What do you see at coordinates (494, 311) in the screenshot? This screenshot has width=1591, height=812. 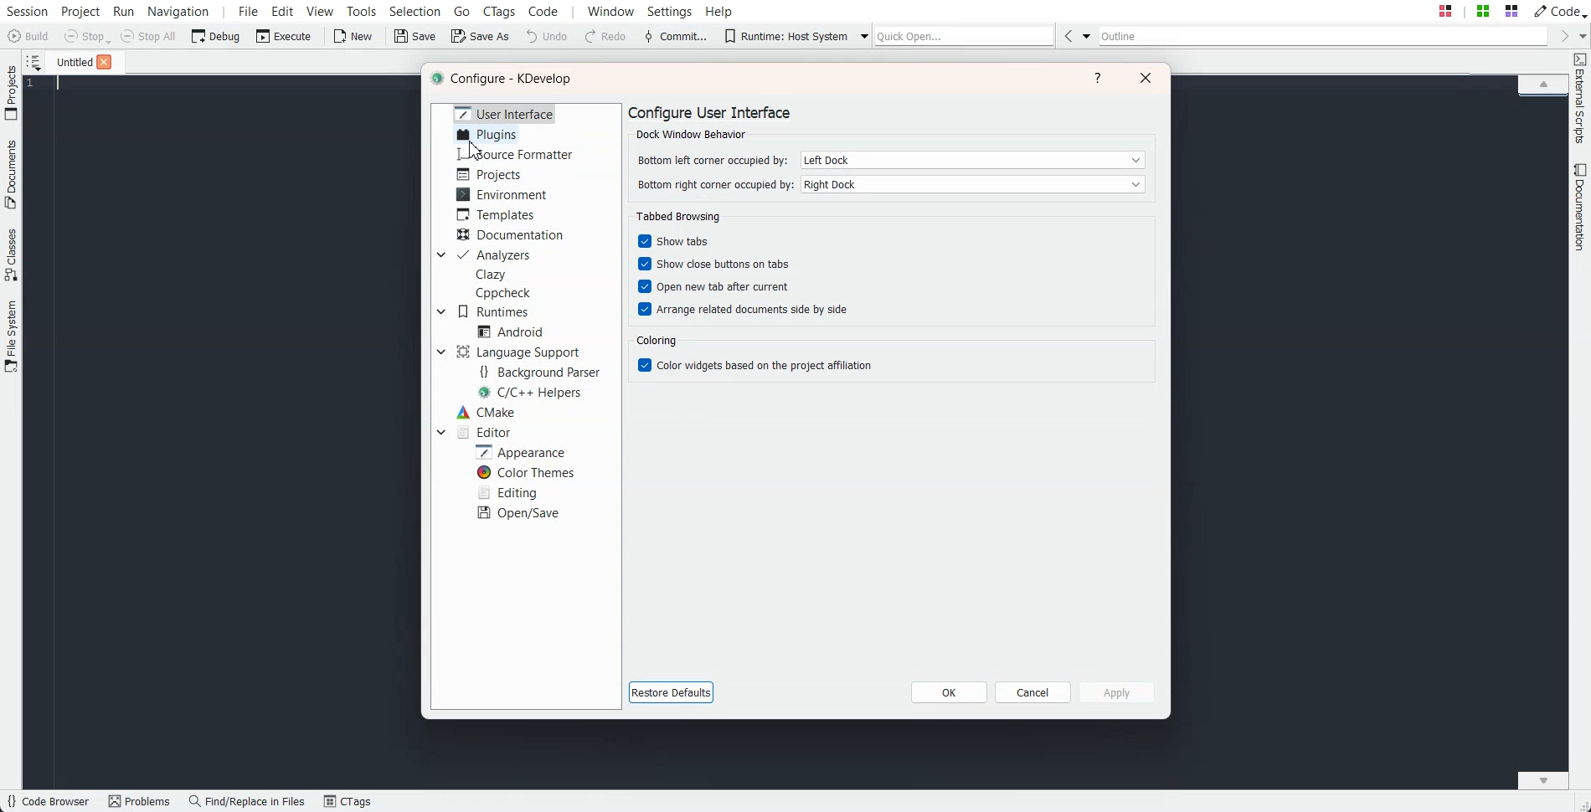 I see `Runtimes` at bounding box center [494, 311].